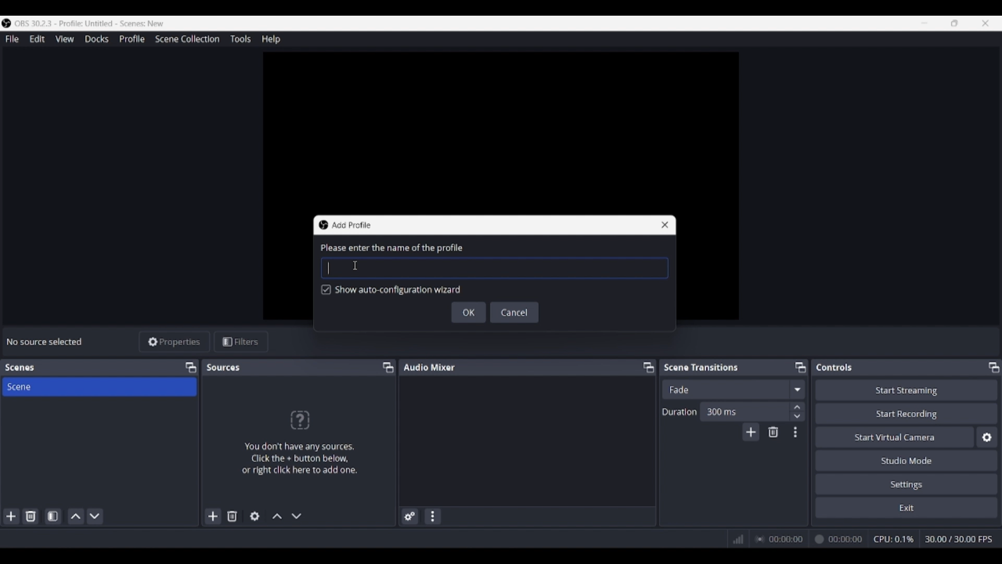 This screenshot has height=564, width=1002. What do you see at coordinates (224, 367) in the screenshot?
I see `Panel title` at bounding box center [224, 367].